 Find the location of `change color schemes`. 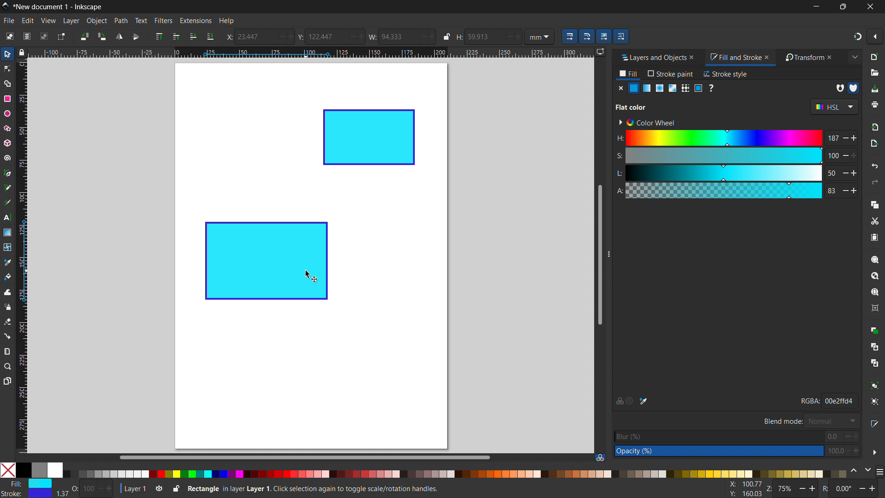

change color schemes is located at coordinates (860, 471).